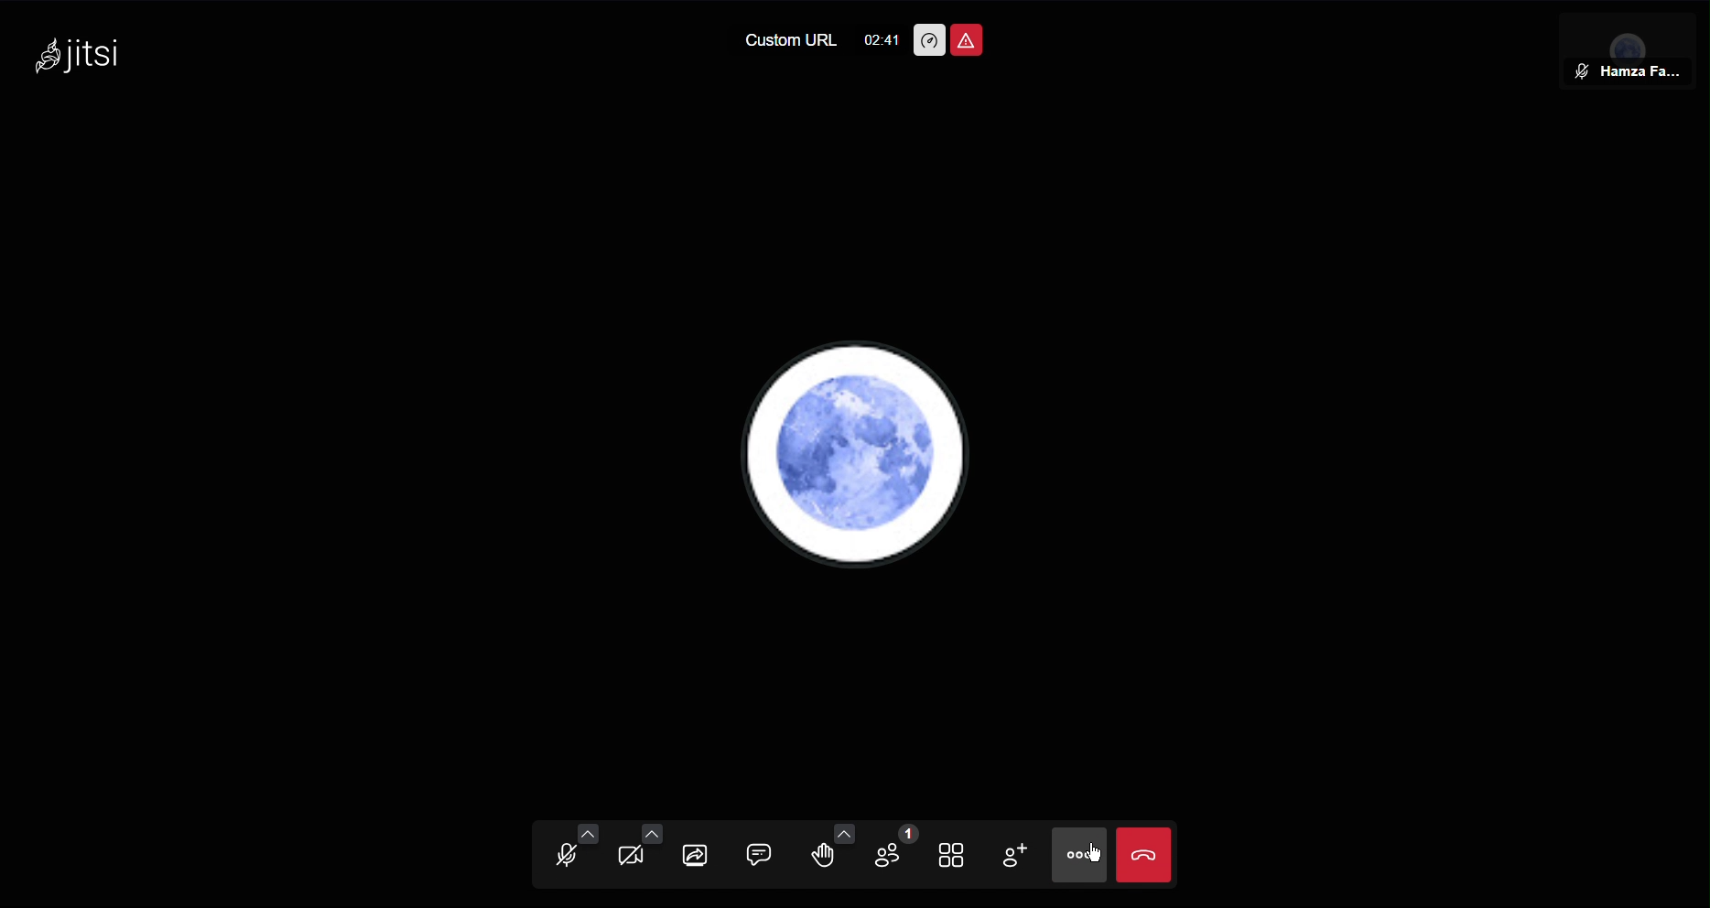 This screenshot has width=1710, height=908. Describe the element at coordinates (1014, 858) in the screenshot. I see `Add Participant` at that location.